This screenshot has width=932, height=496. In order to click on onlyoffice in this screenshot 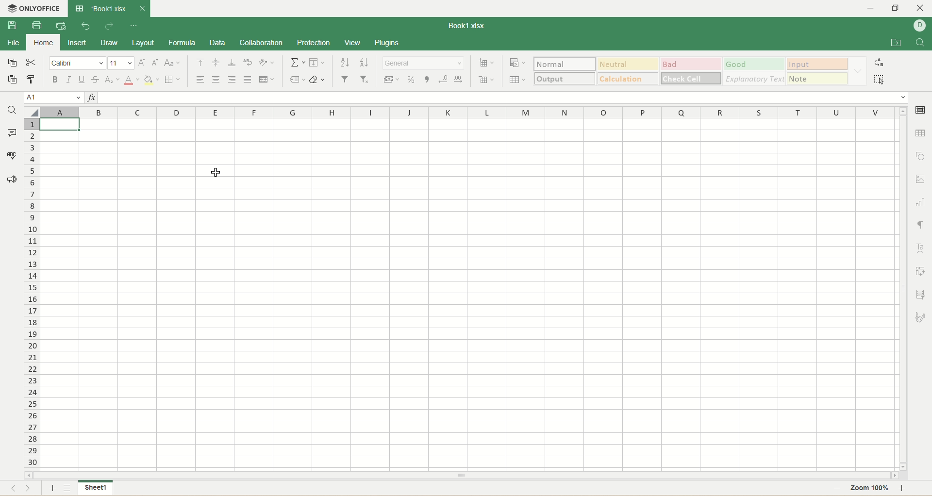, I will do `click(34, 10)`.